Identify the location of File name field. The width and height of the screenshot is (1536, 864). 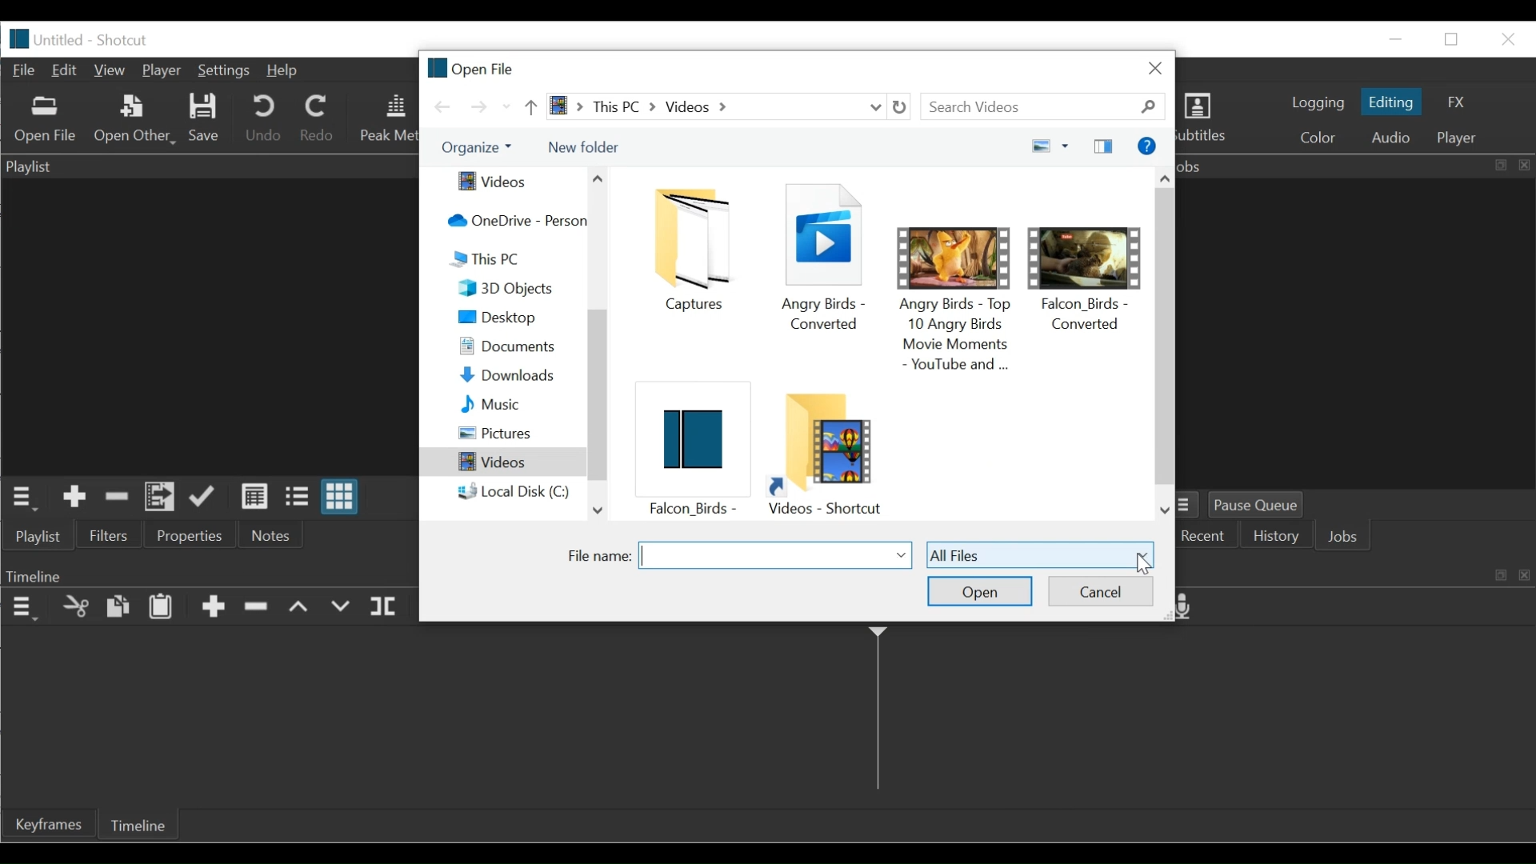
(775, 555).